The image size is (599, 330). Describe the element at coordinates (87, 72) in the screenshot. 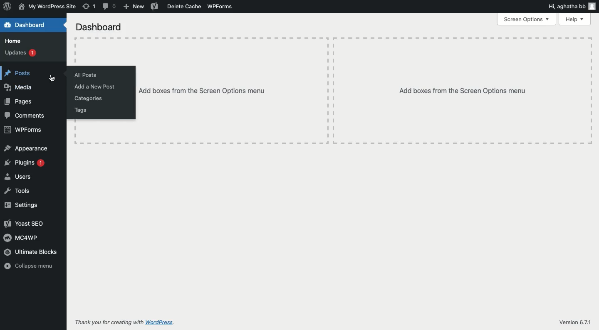

I see `All posts` at that location.